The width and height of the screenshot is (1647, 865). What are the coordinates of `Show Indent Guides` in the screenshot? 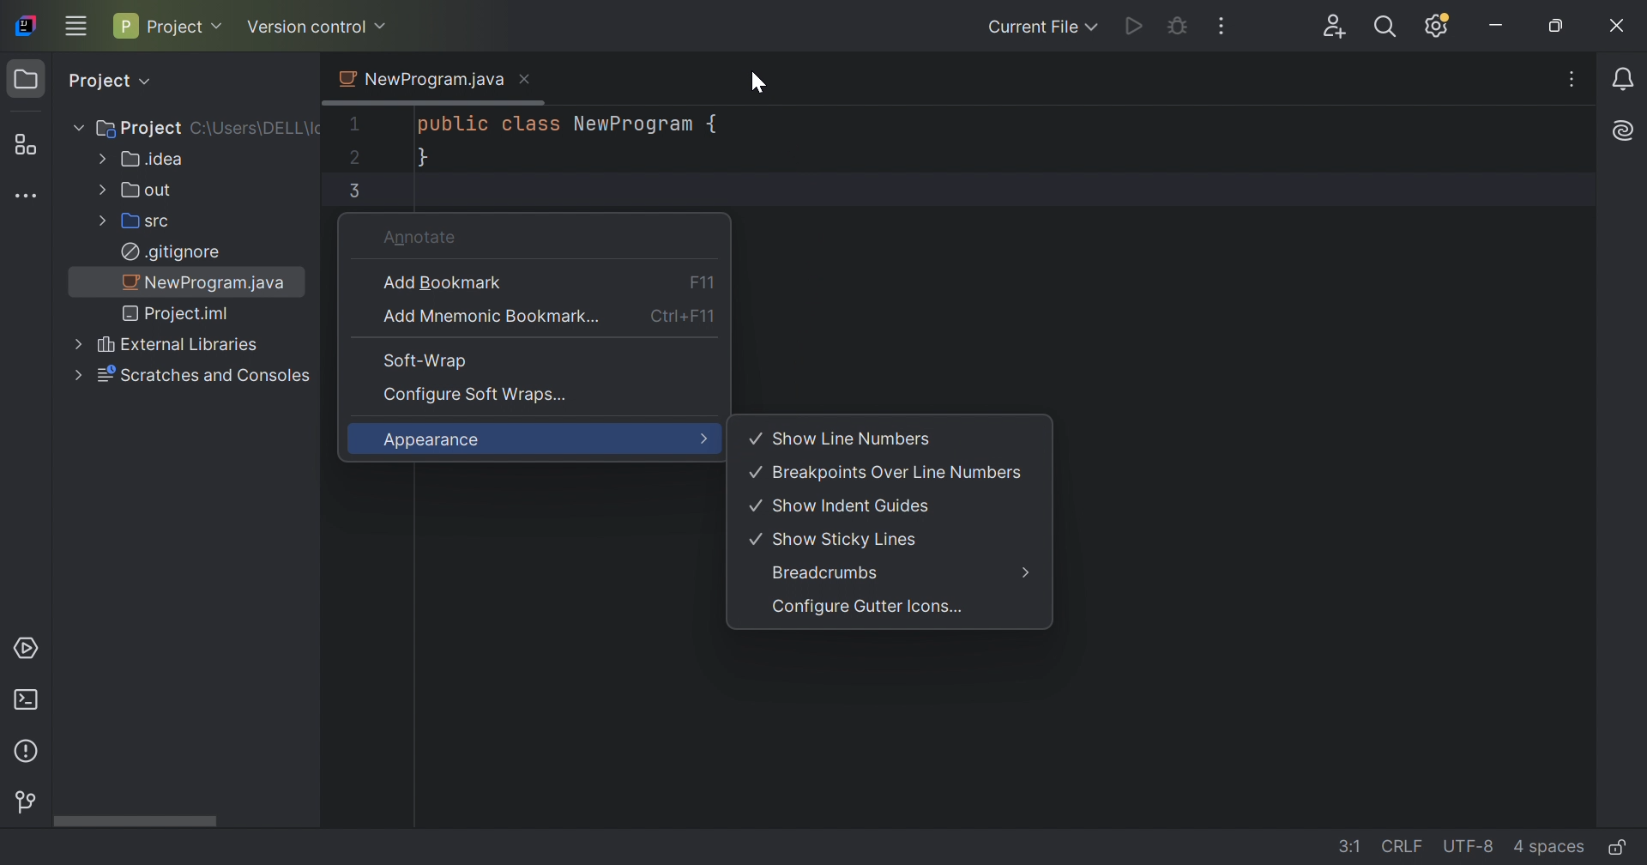 It's located at (843, 505).